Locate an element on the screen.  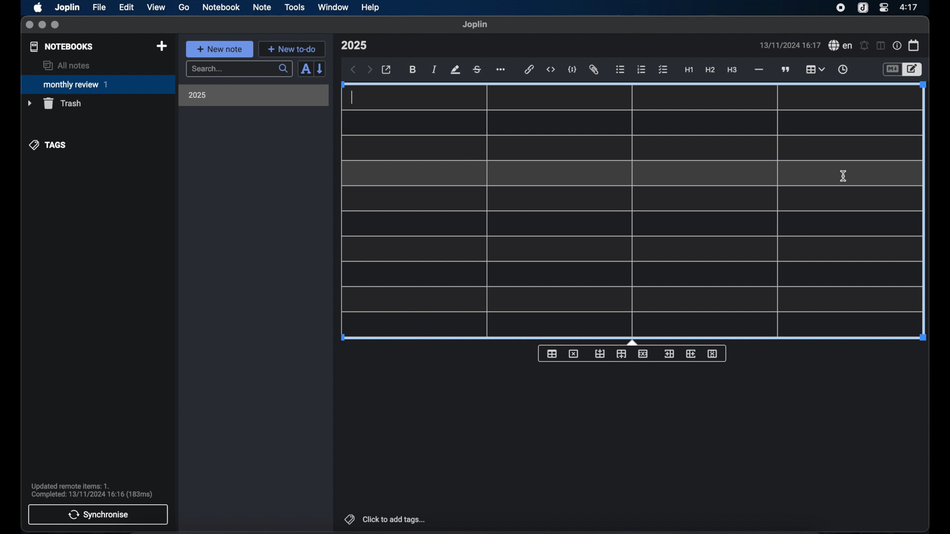
new to-do is located at coordinates (292, 49).